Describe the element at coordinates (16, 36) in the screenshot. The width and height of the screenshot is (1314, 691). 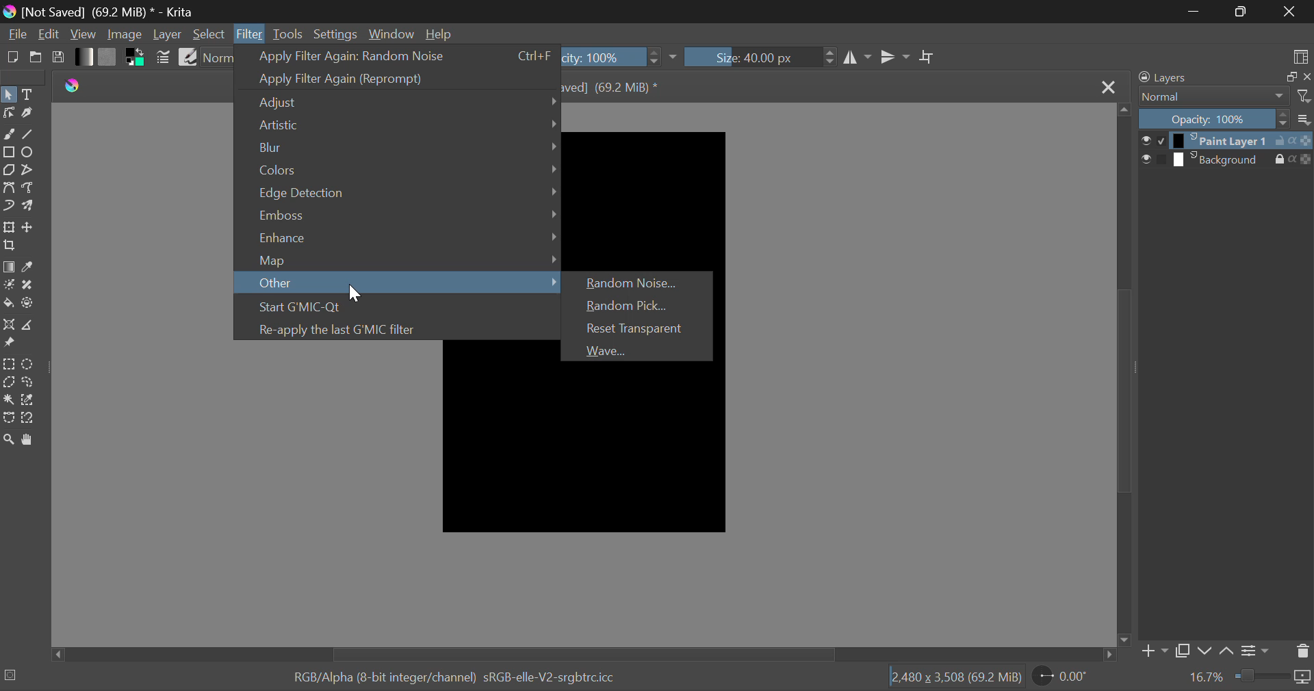
I see `File` at that location.